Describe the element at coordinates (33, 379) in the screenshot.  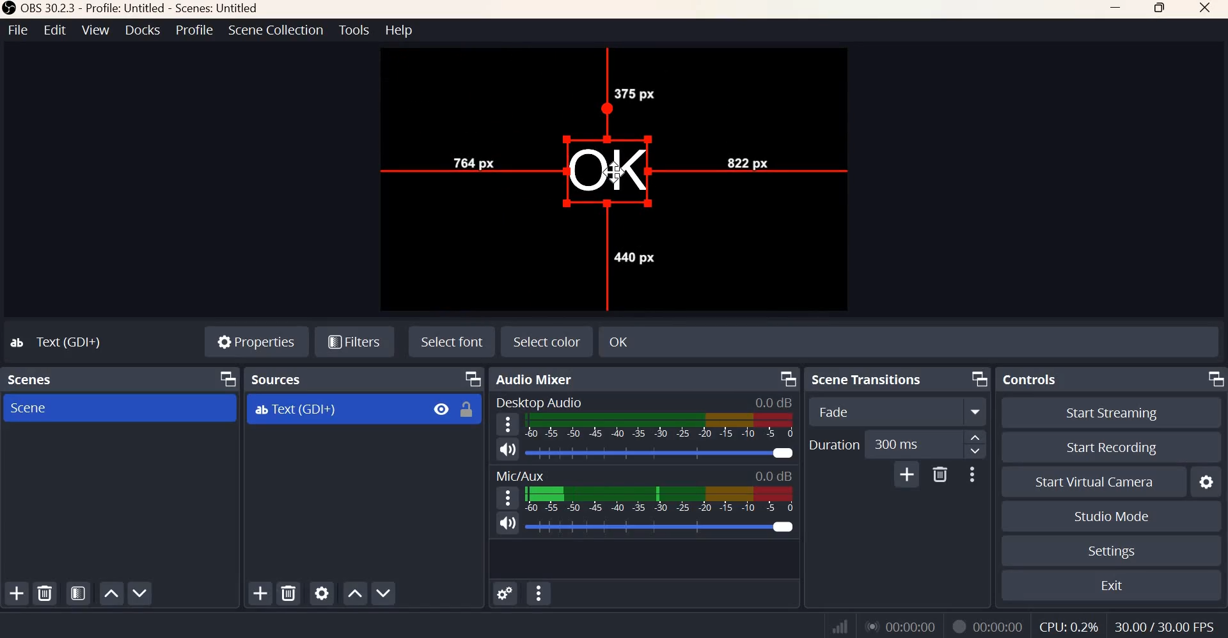
I see `Scenes` at that location.